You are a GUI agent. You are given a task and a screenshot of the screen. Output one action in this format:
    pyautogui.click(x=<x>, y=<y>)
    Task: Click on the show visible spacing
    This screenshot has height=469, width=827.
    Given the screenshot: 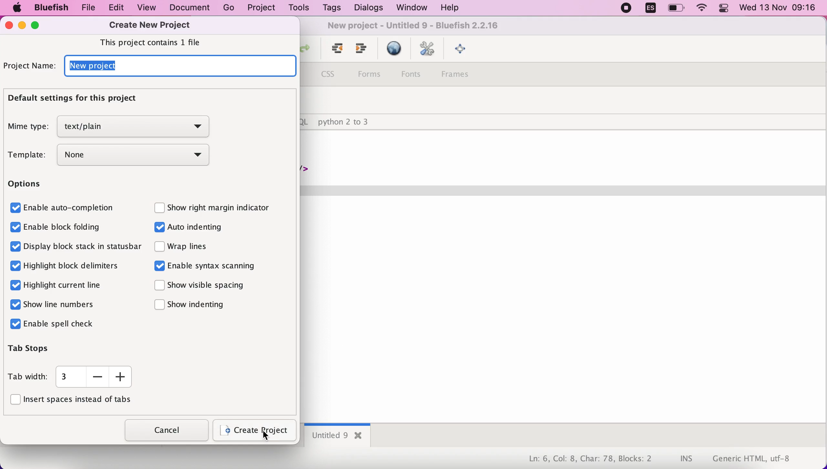 What is the action you would take?
    pyautogui.click(x=209, y=286)
    